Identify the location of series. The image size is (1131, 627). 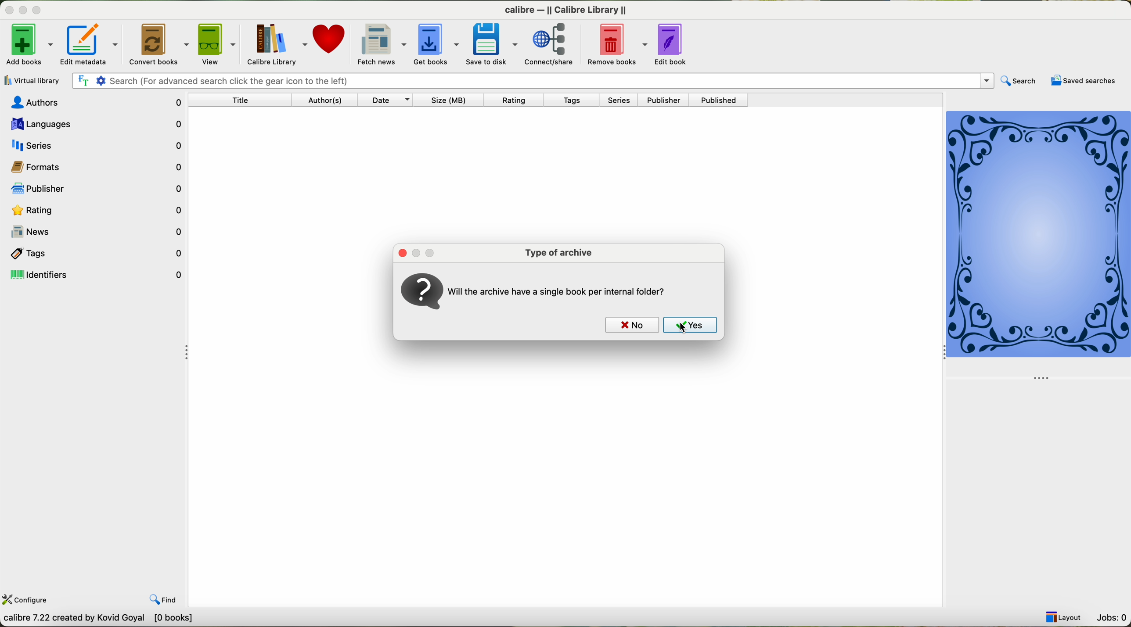
(623, 101).